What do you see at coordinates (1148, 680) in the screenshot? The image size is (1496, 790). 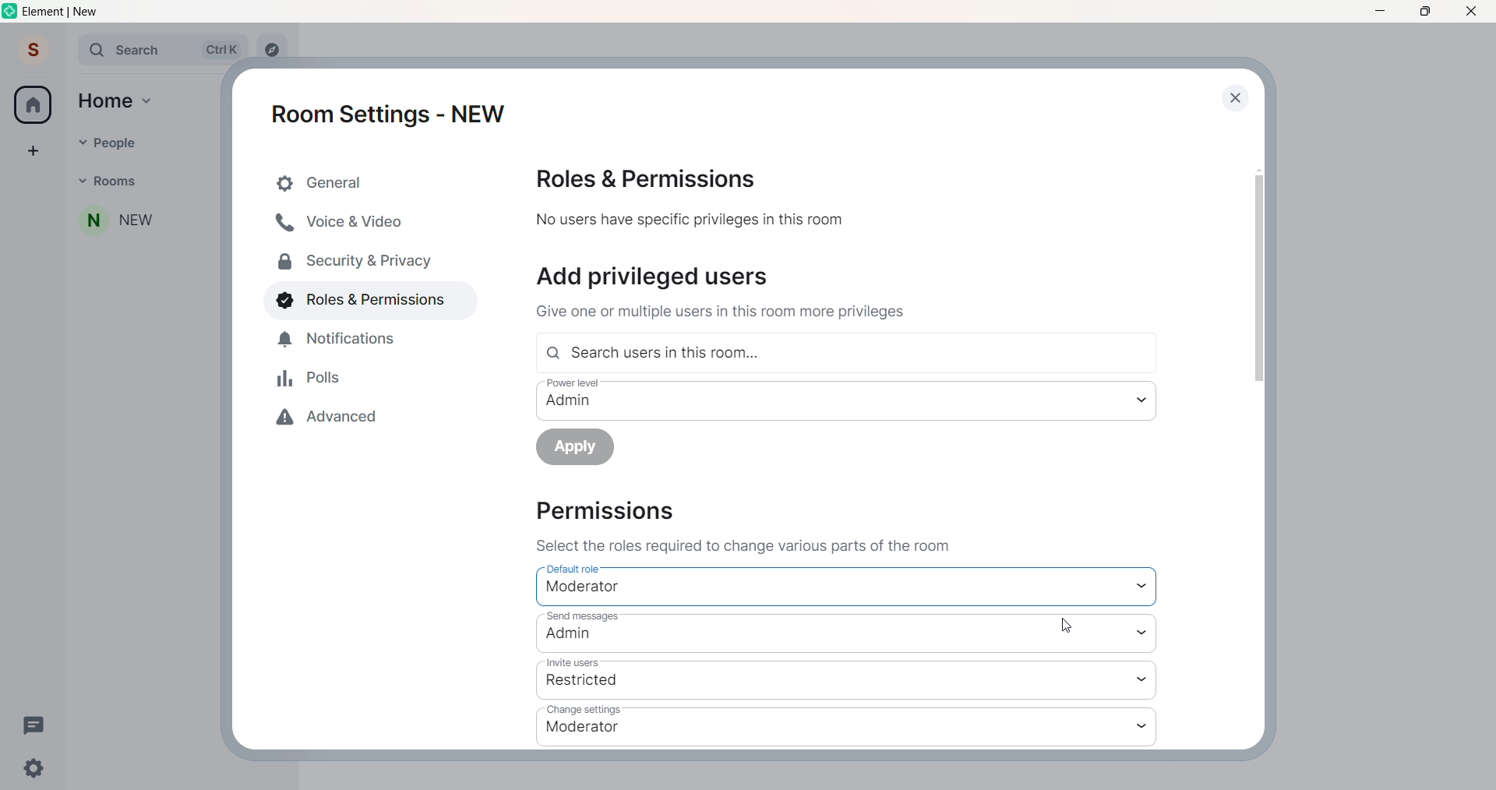 I see `invite users dropdown` at bounding box center [1148, 680].